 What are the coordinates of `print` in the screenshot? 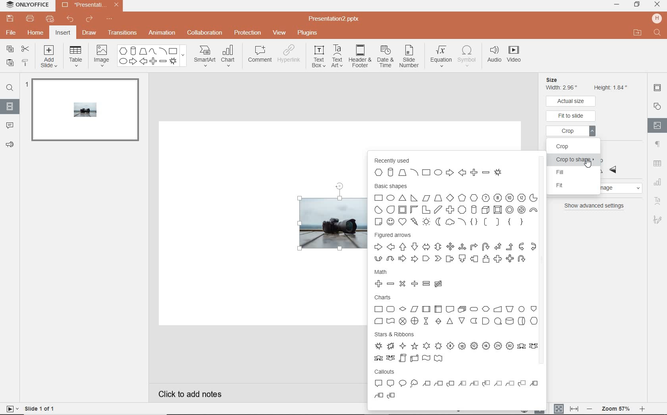 It's located at (31, 19).